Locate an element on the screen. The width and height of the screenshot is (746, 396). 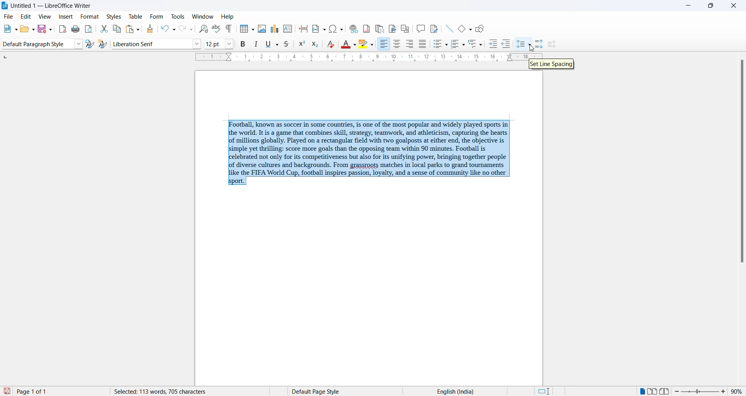
line is located at coordinates (448, 29).